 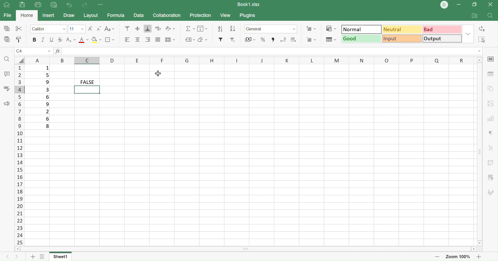 What do you see at coordinates (139, 15) in the screenshot?
I see `Data` at bounding box center [139, 15].